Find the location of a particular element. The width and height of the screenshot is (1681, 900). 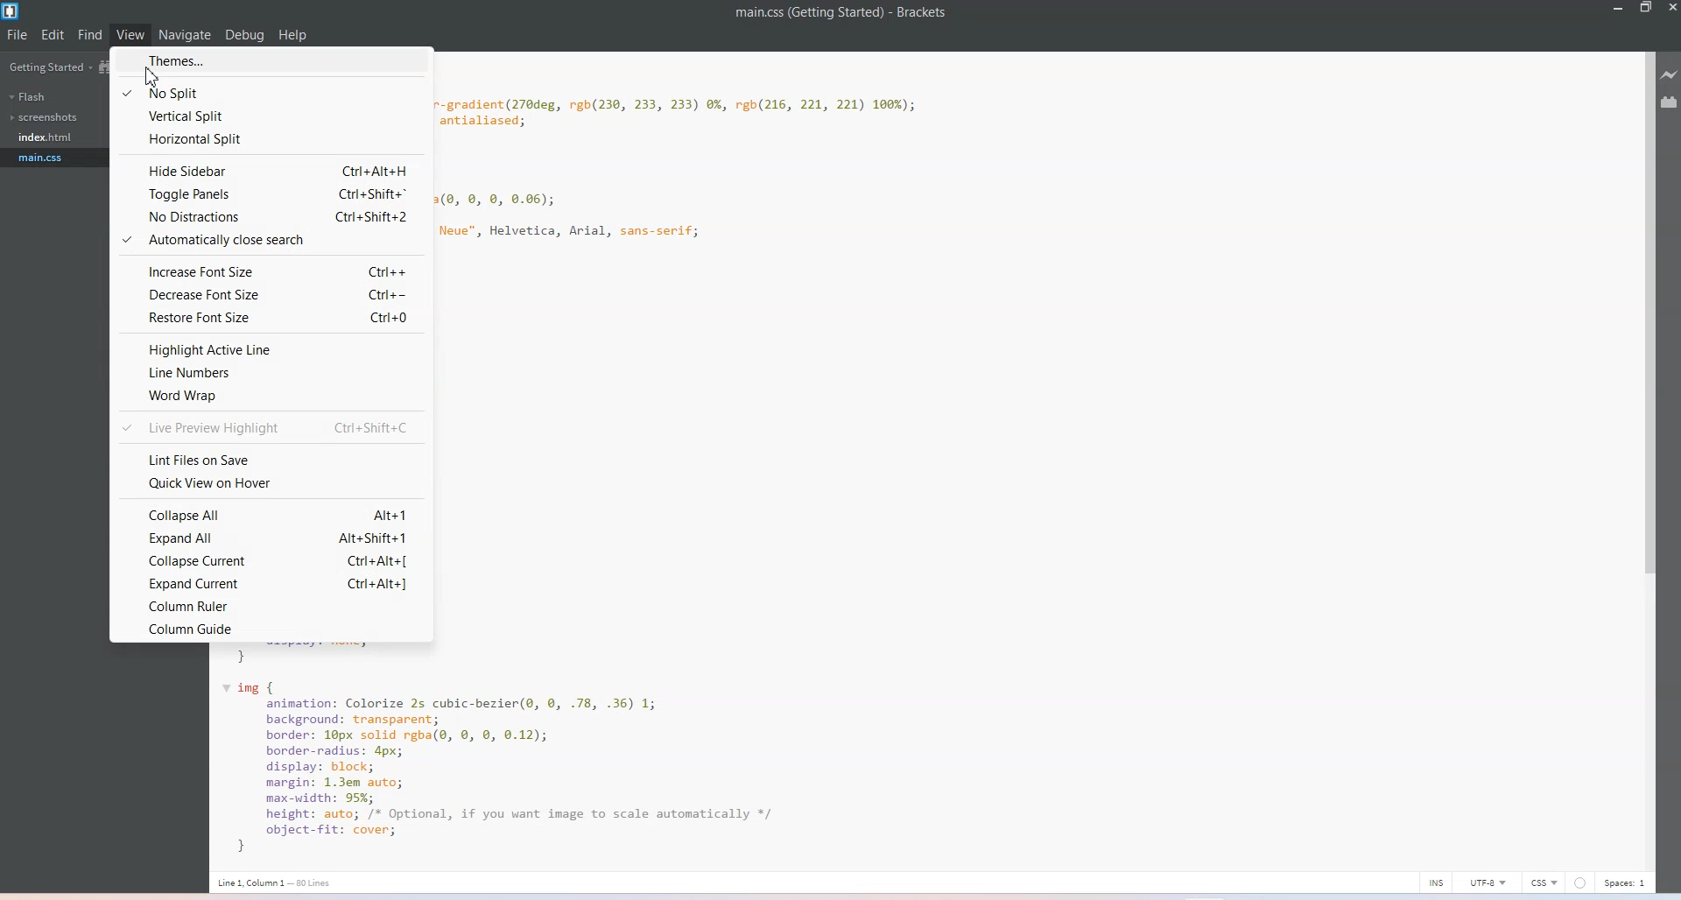

Horizontal split is located at coordinates (271, 140).